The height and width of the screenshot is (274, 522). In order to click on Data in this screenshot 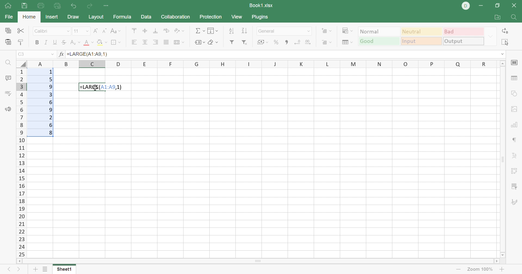, I will do `click(147, 17)`.